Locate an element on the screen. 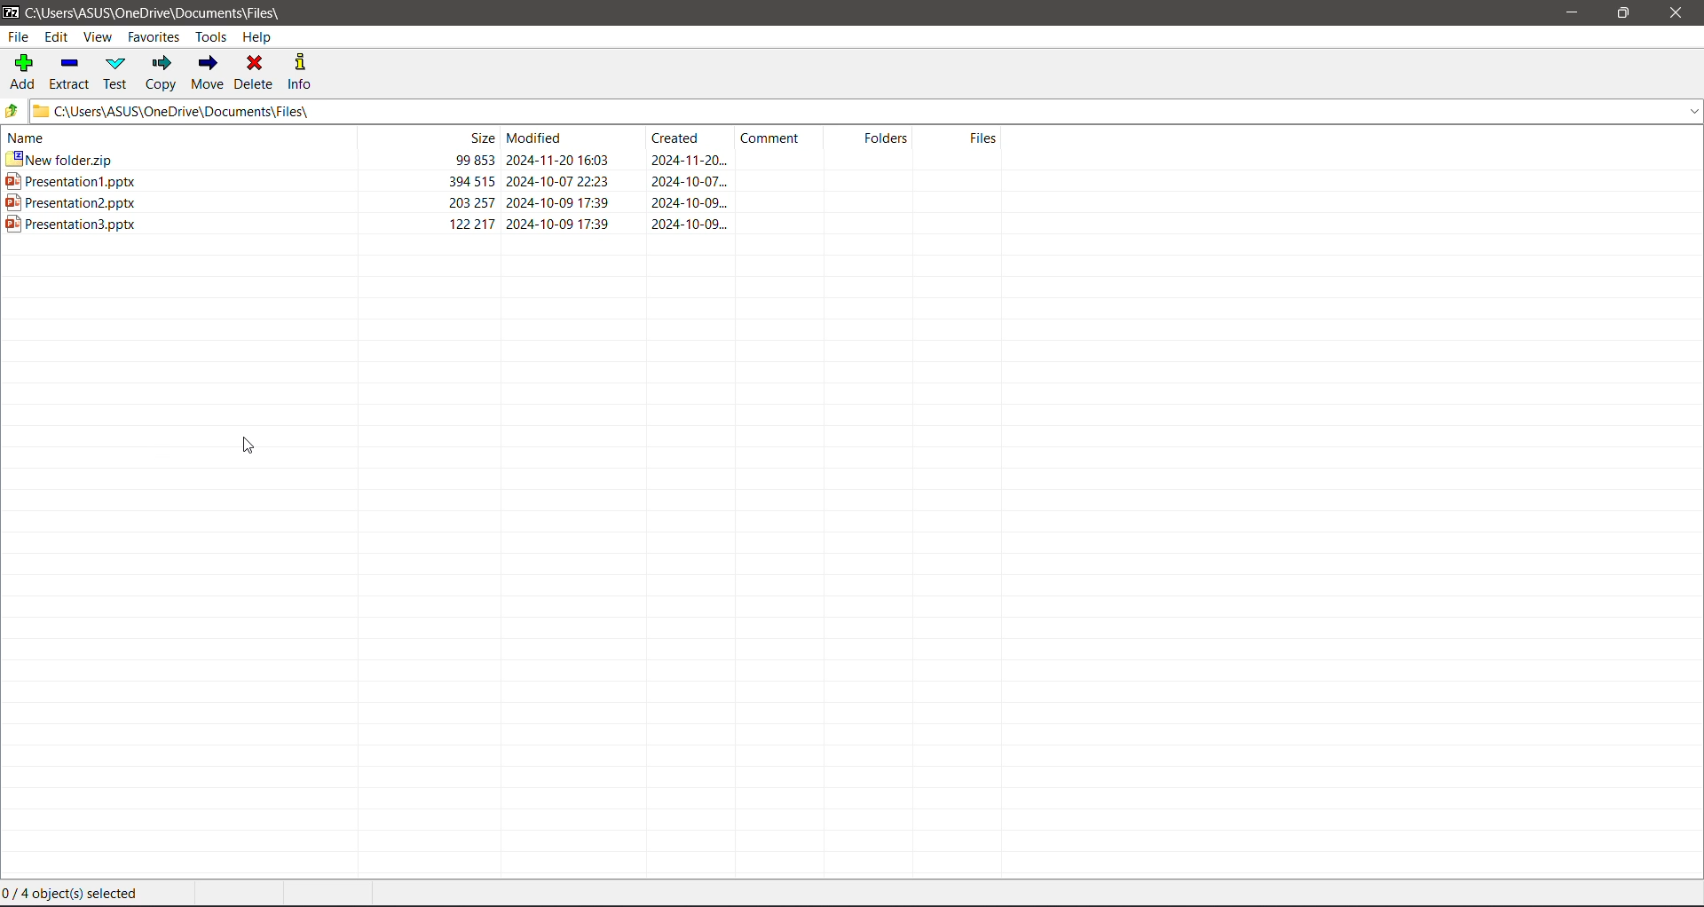 The height and width of the screenshot is (907, 1704). ppt 2 is located at coordinates (503, 202).